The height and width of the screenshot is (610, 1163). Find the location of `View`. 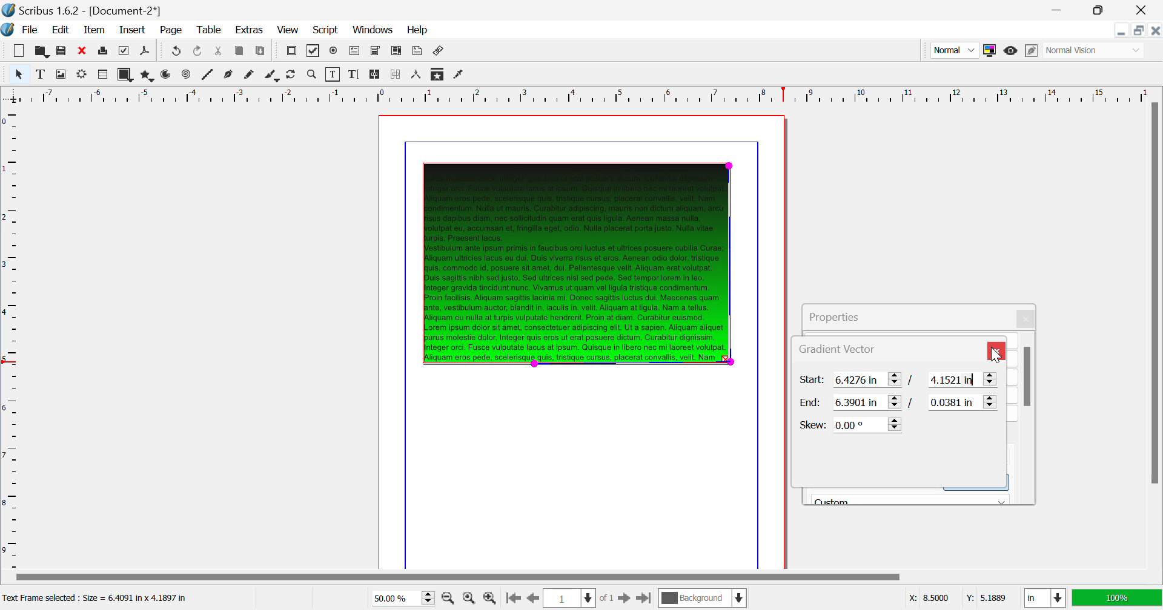

View is located at coordinates (287, 30).